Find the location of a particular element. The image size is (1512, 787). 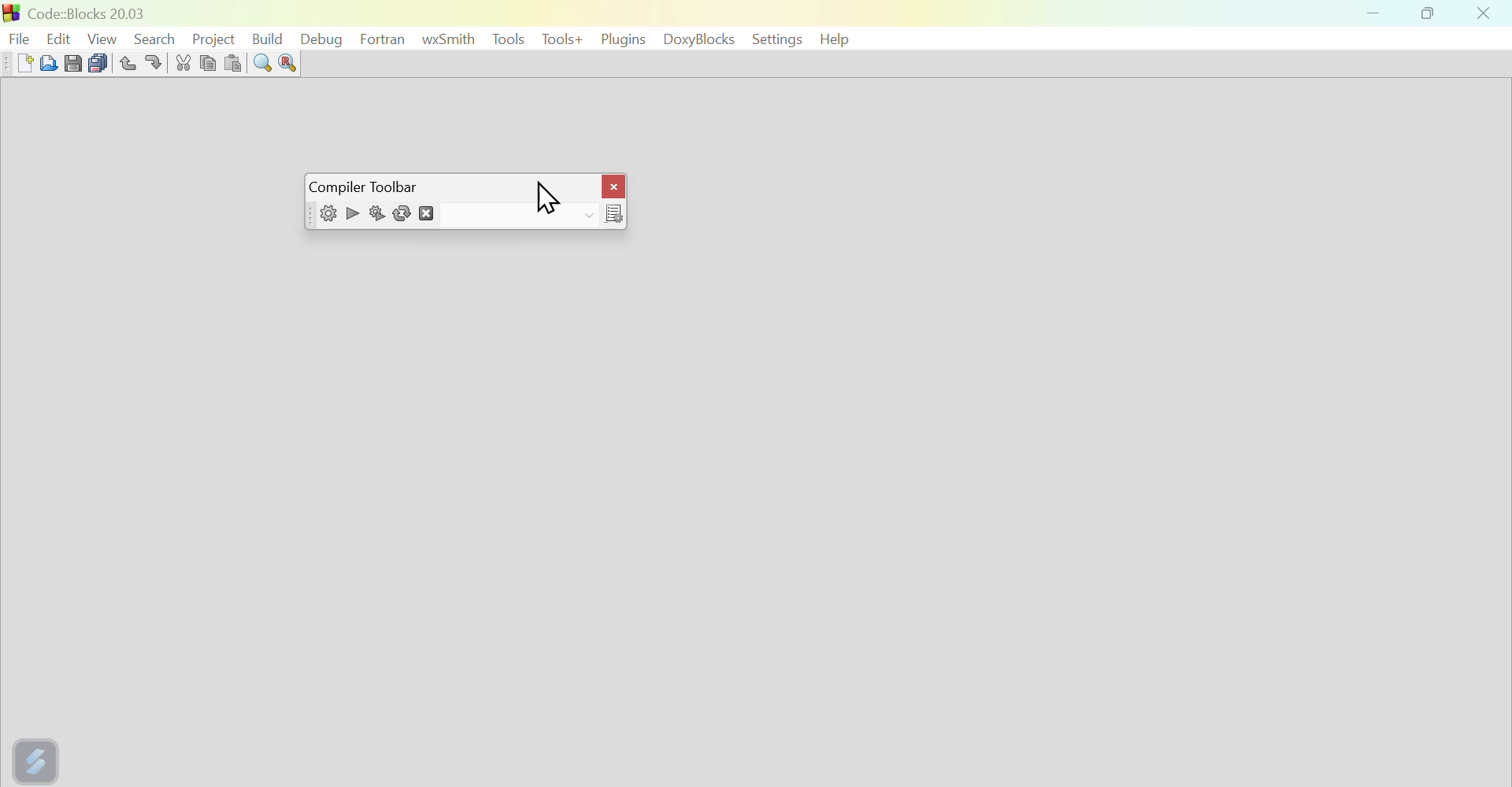

Fortran is located at coordinates (383, 39).